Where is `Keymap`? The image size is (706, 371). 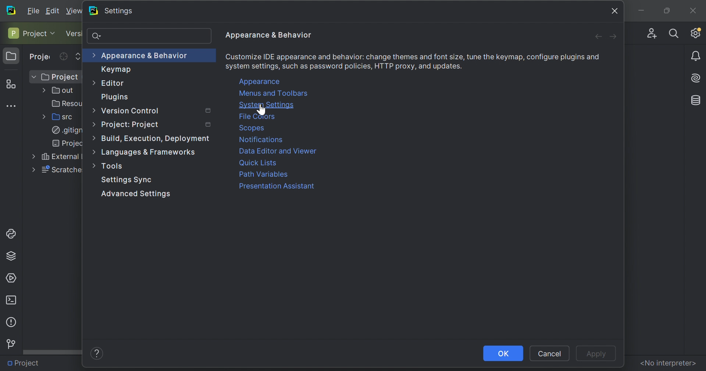 Keymap is located at coordinates (116, 69).